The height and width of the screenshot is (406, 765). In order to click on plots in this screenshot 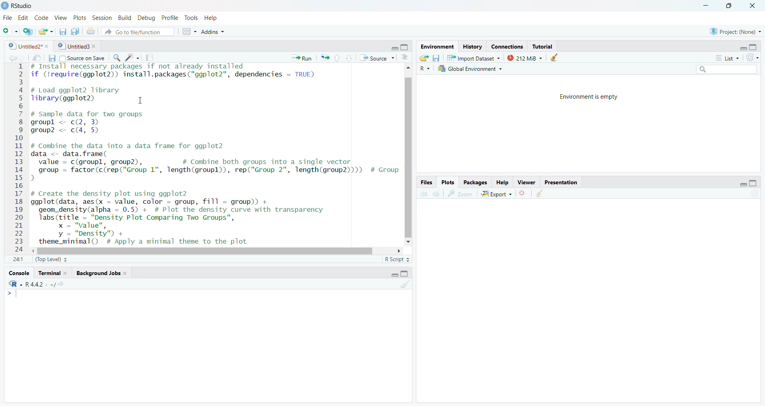, I will do `click(447, 182)`.